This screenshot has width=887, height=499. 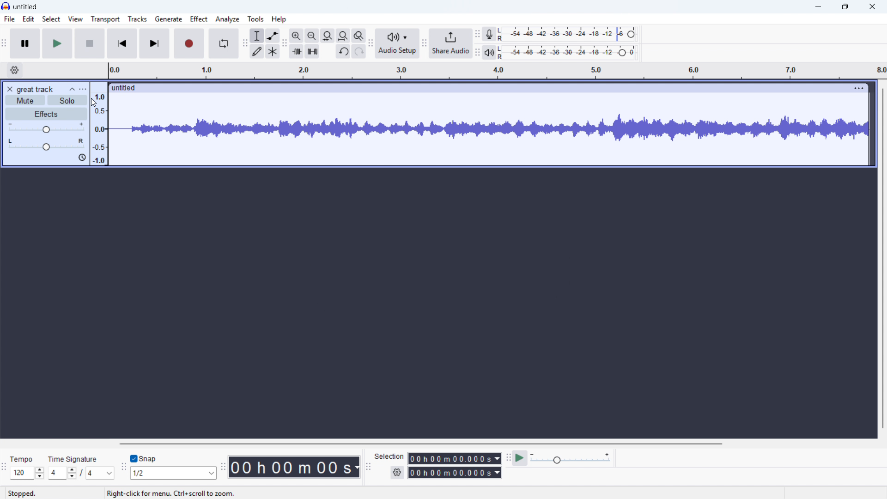 What do you see at coordinates (27, 473) in the screenshot?
I see `Set tempo ` at bounding box center [27, 473].